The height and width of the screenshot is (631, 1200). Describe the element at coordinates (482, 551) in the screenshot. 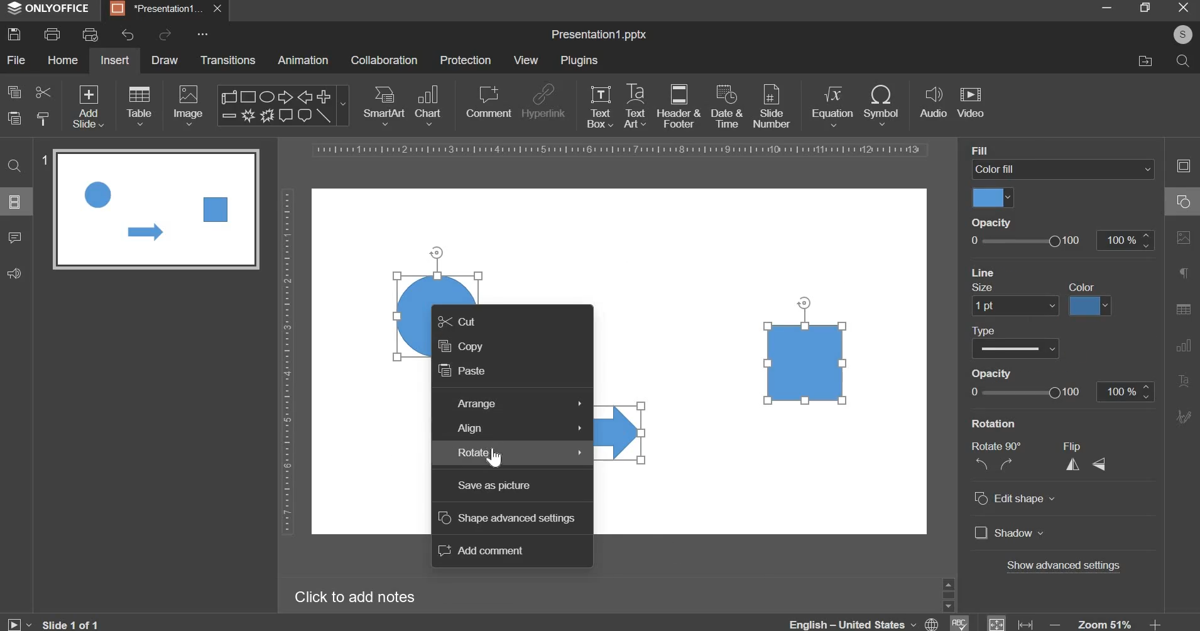

I see `add comment` at that location.